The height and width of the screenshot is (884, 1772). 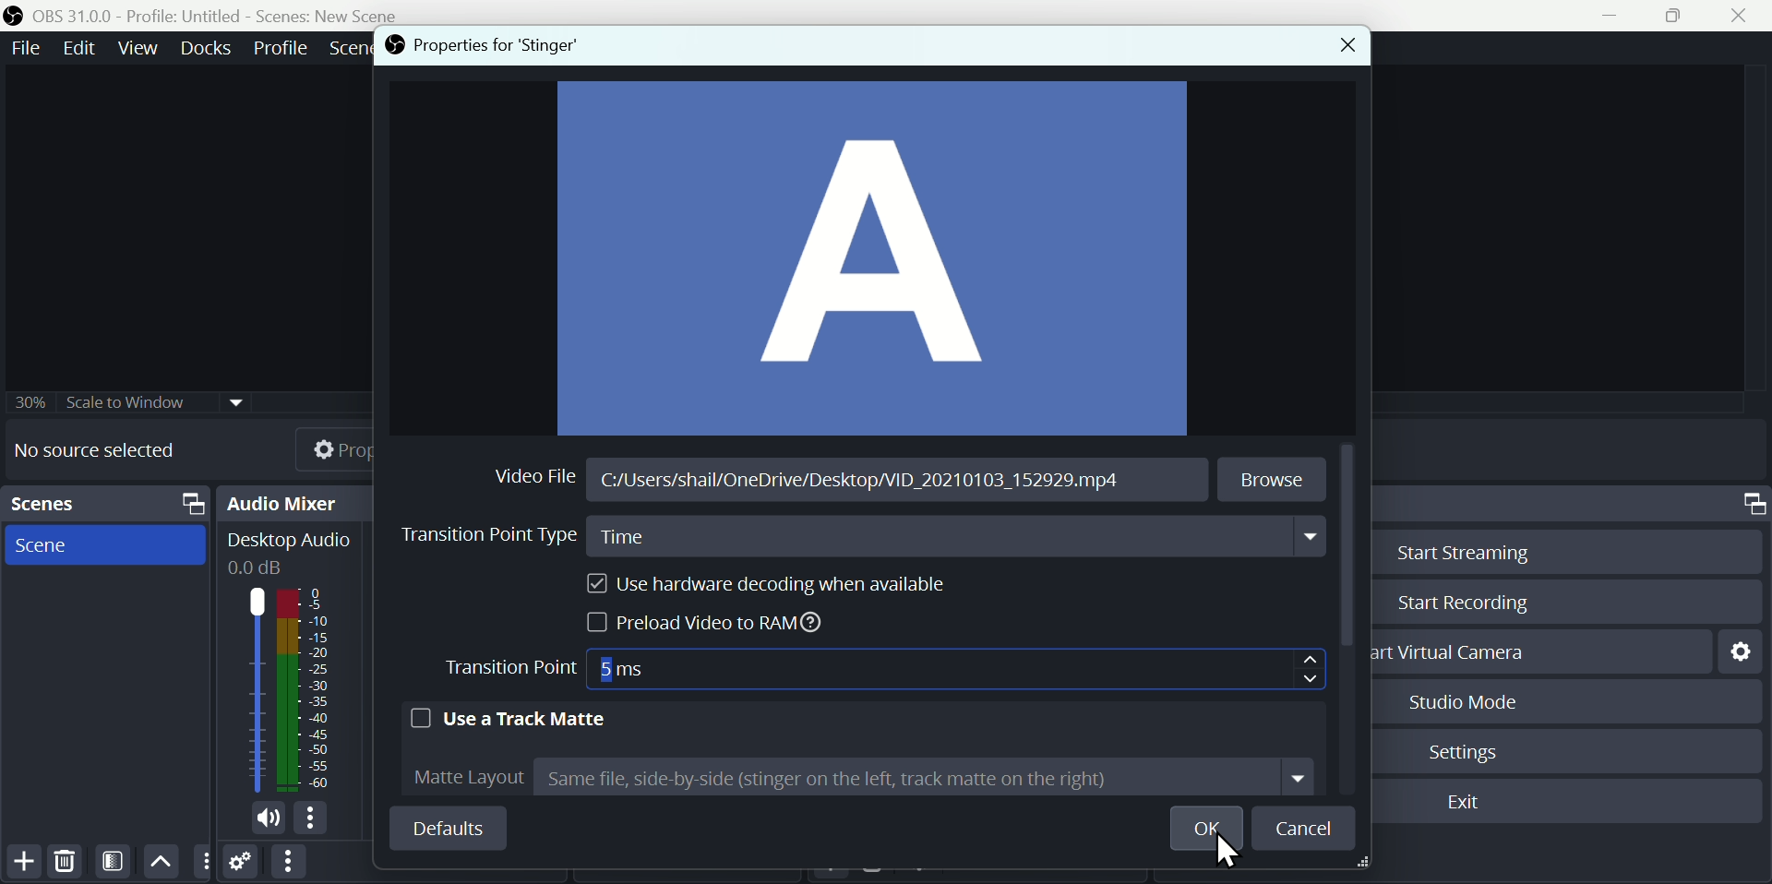 What do you see at coordinates (1213, 829) in the screenshot?
I see `O K` at bounding box center [1213, 829].